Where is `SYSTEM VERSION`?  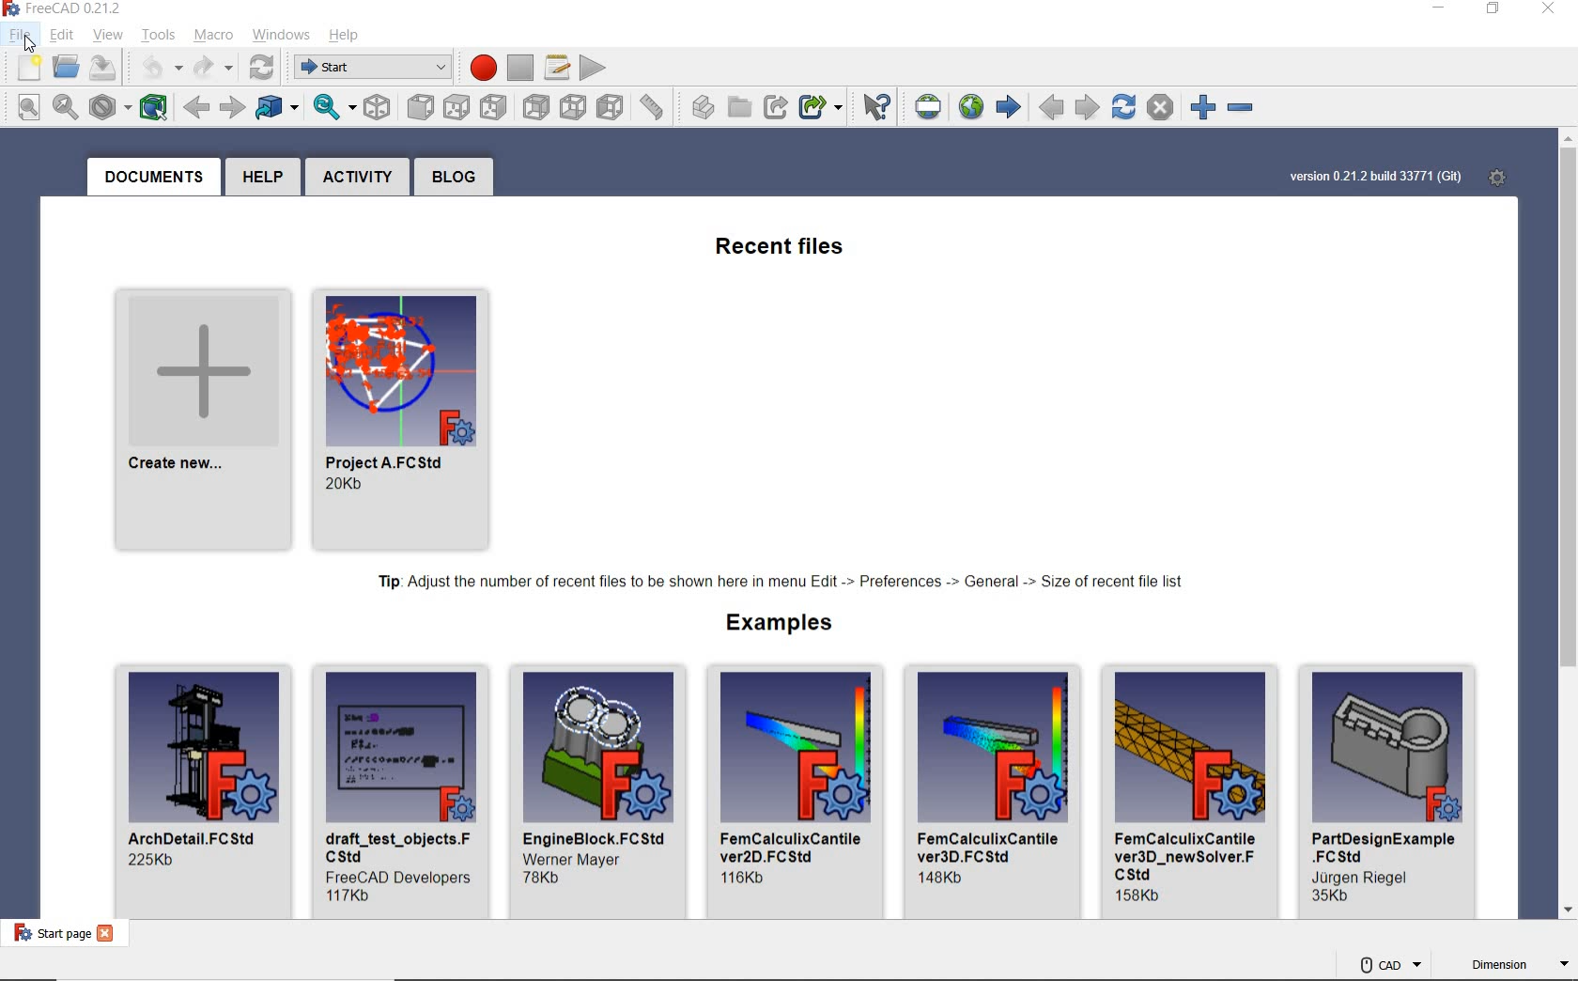 SYSTEM VERSION is located at coordinates (1375, 178).